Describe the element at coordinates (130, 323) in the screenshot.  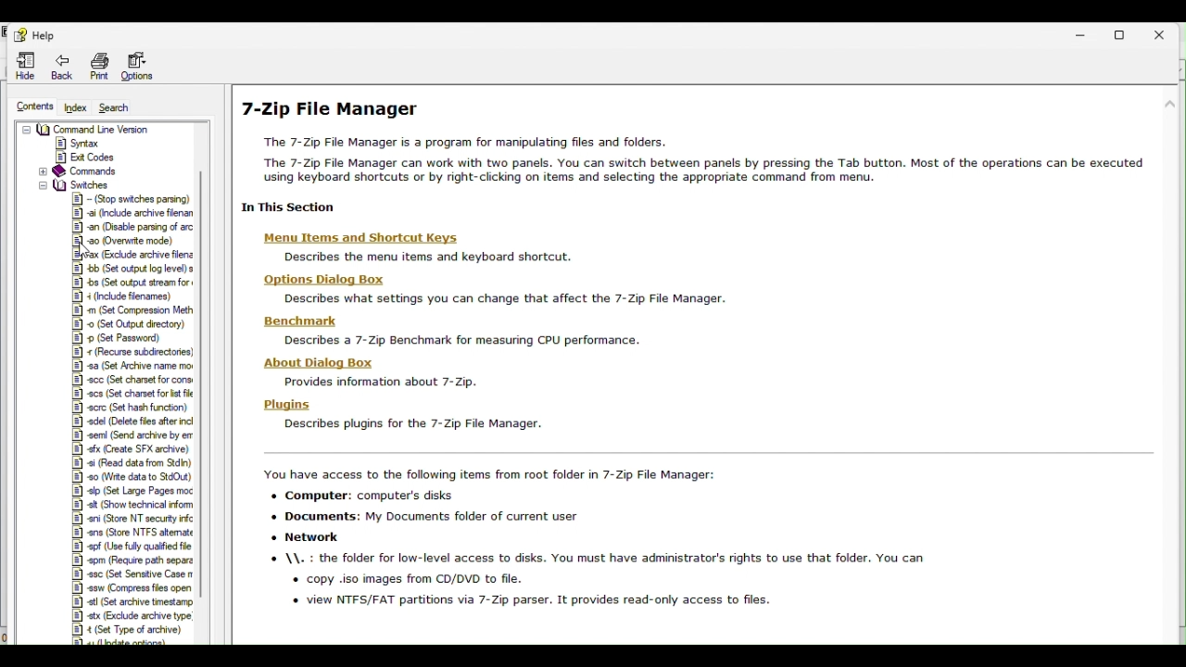
I see `8] © (Set Output directory)` at that location.